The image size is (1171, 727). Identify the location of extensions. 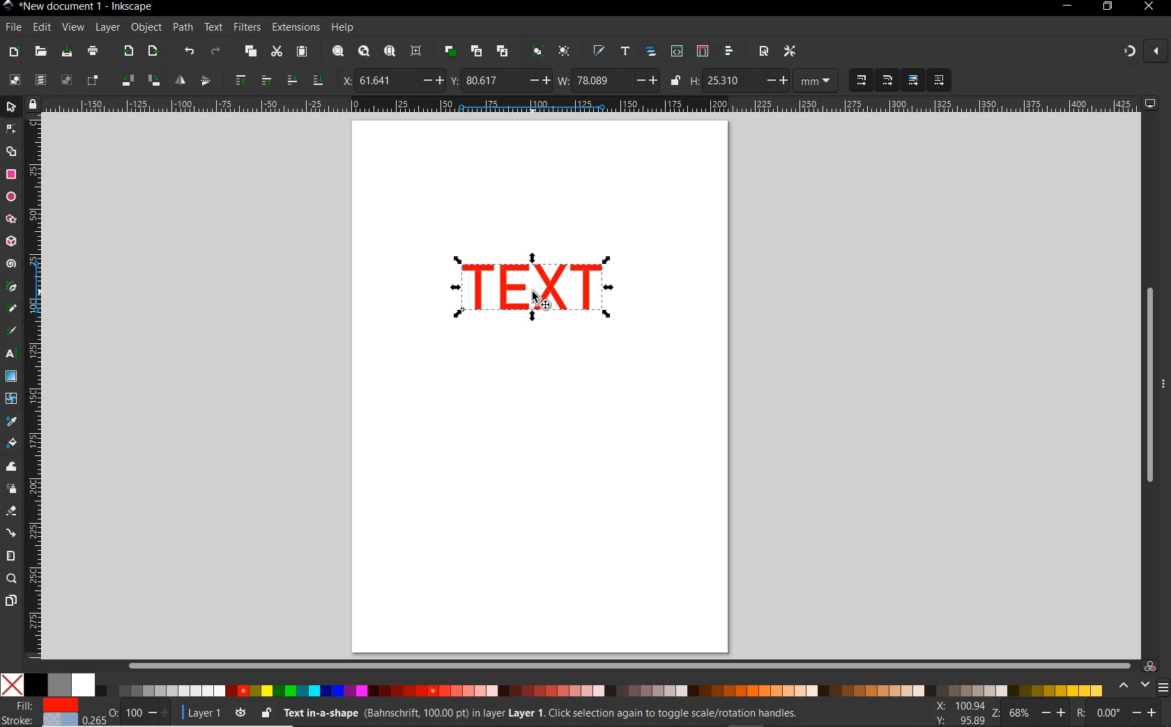
(295, 27).